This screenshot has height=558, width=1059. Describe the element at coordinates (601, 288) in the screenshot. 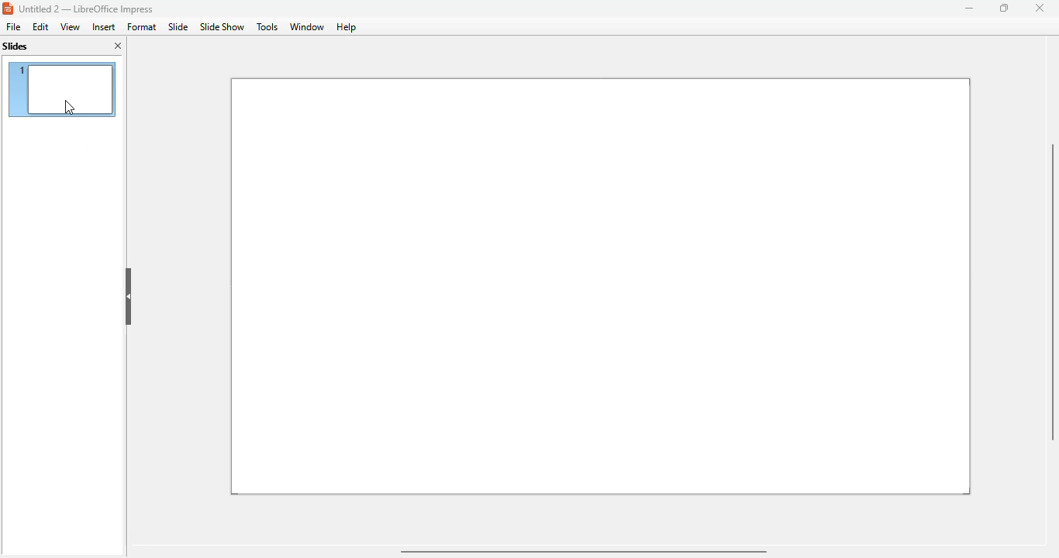

I see `slide 1` at that location.